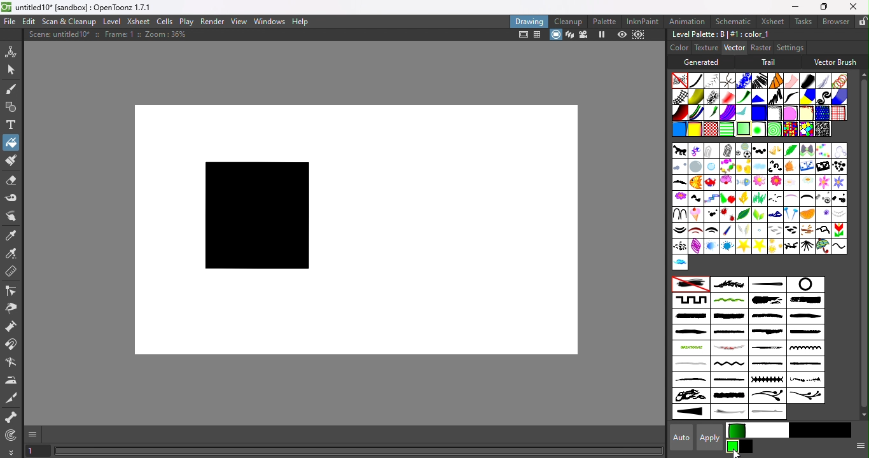  I want to click on star, so click(743, 246).